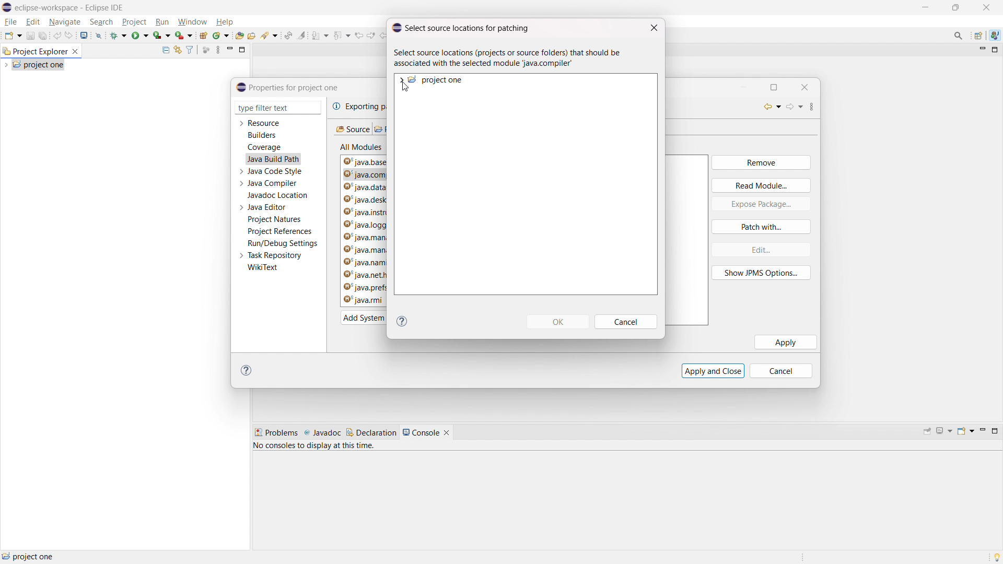  I want to click on maximize, so click(925, 7).